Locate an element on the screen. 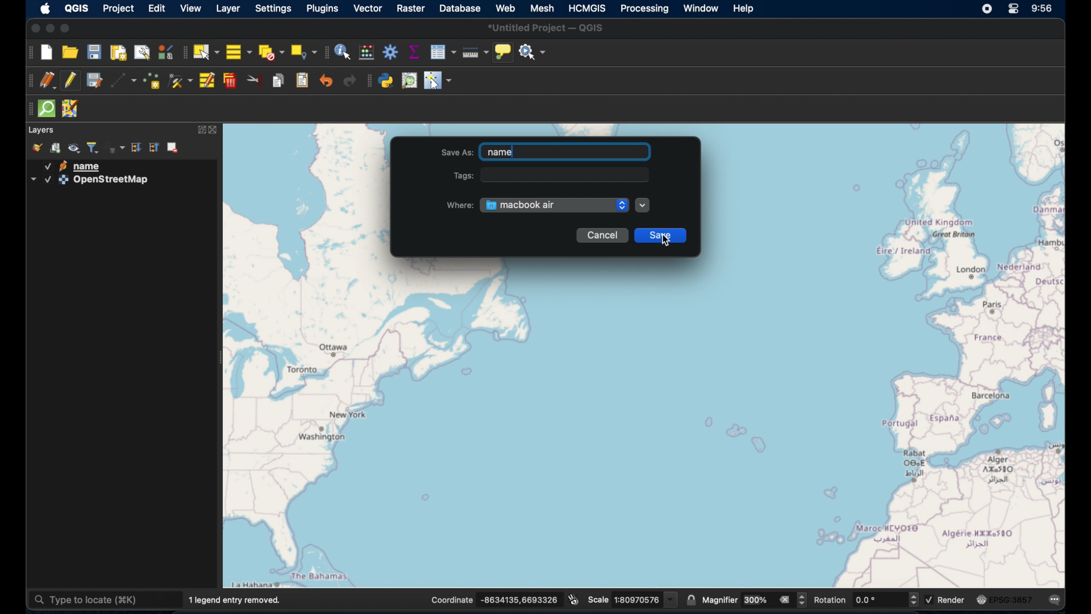  add point feature is located at coordinates (152, 81).